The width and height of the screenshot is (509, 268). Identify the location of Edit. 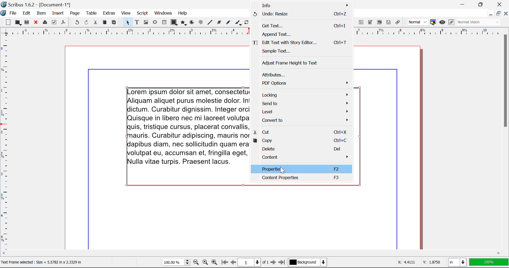
(27, 13).